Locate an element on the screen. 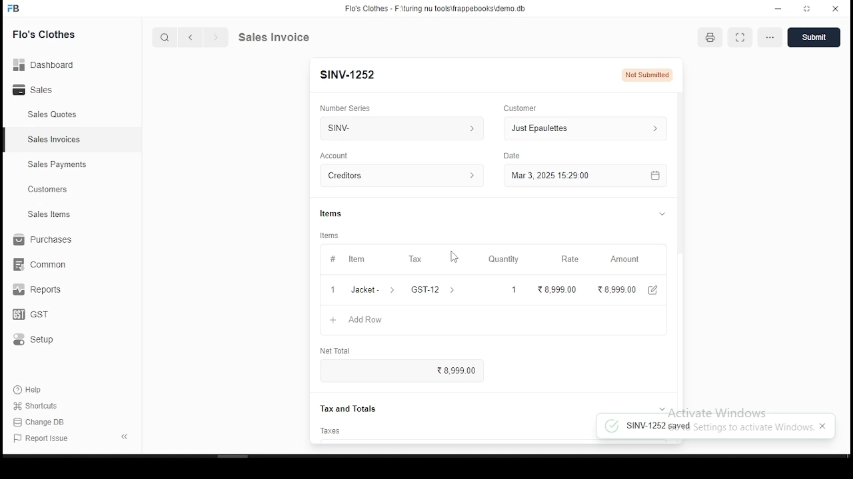  common is located at coordinates (45, 264).